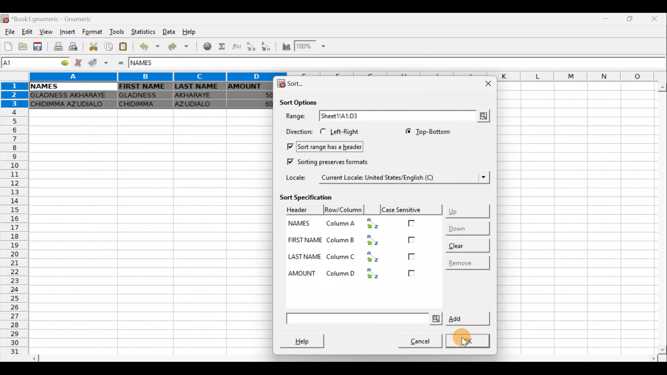  Describe the element at coordinates (329, 146) in the screenshot. I see `Sort range has a header` at that location.